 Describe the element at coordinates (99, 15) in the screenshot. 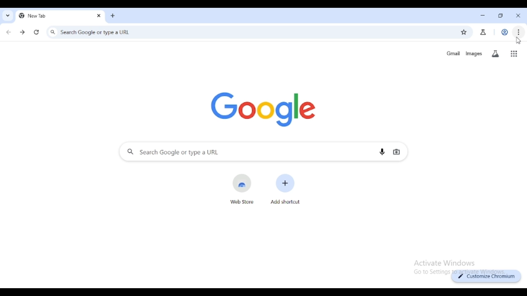

I see `close tab` at that location.